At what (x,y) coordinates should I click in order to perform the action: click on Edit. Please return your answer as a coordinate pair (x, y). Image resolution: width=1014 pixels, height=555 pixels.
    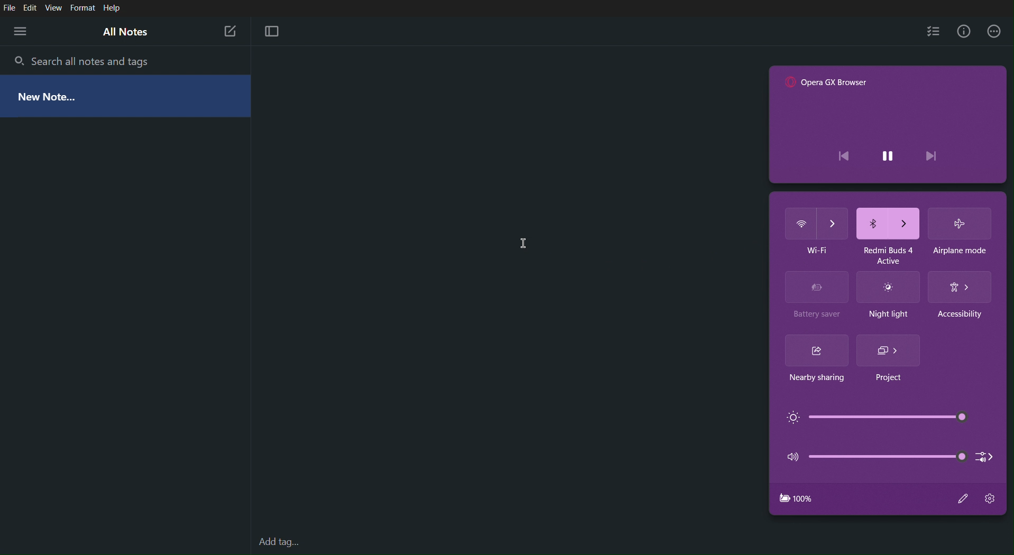
    Looking at the image, I should click on (32, 8).